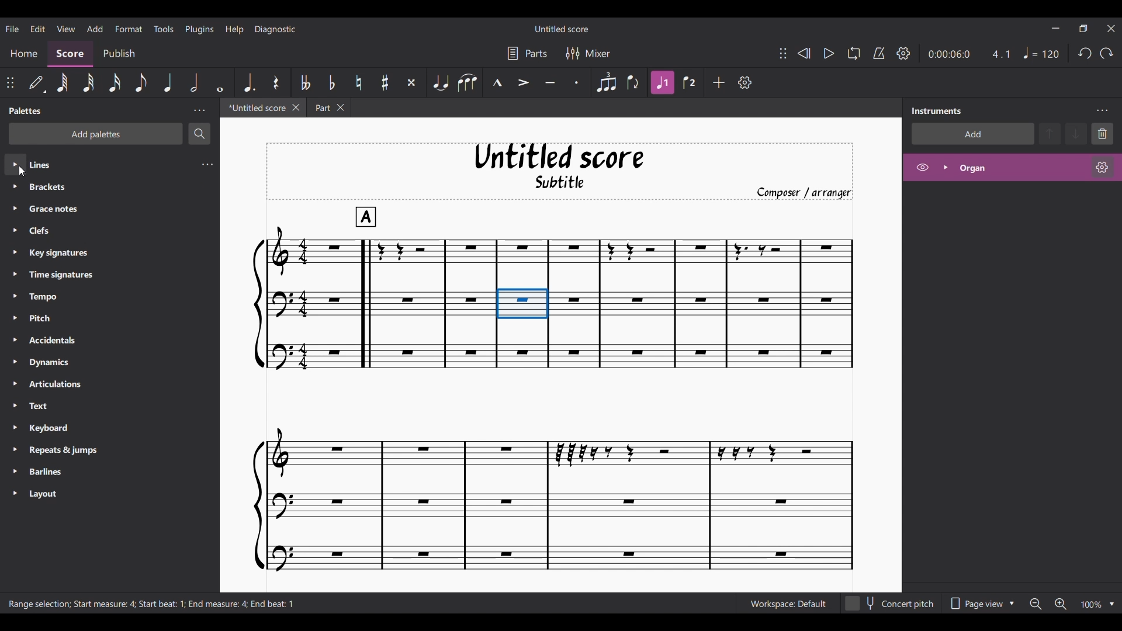 Image resolution: width=1122 pixels, height=631 pixels. I want to click on Tie, so click(441, 83).